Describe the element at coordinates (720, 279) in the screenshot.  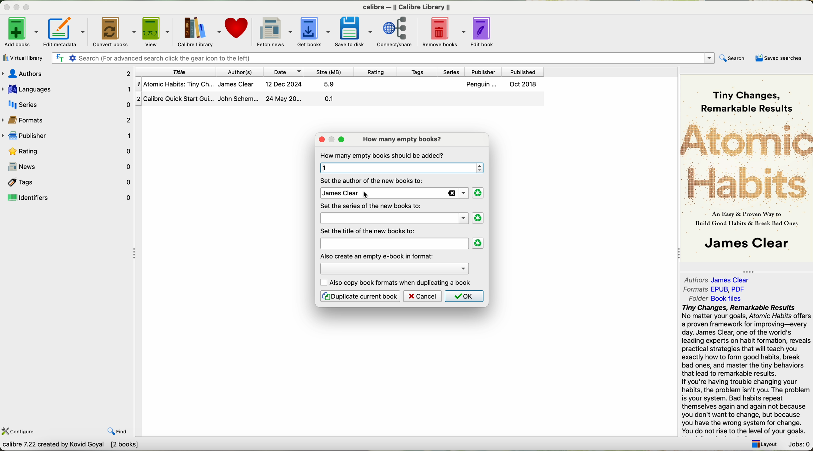
I see `authors` at that location.